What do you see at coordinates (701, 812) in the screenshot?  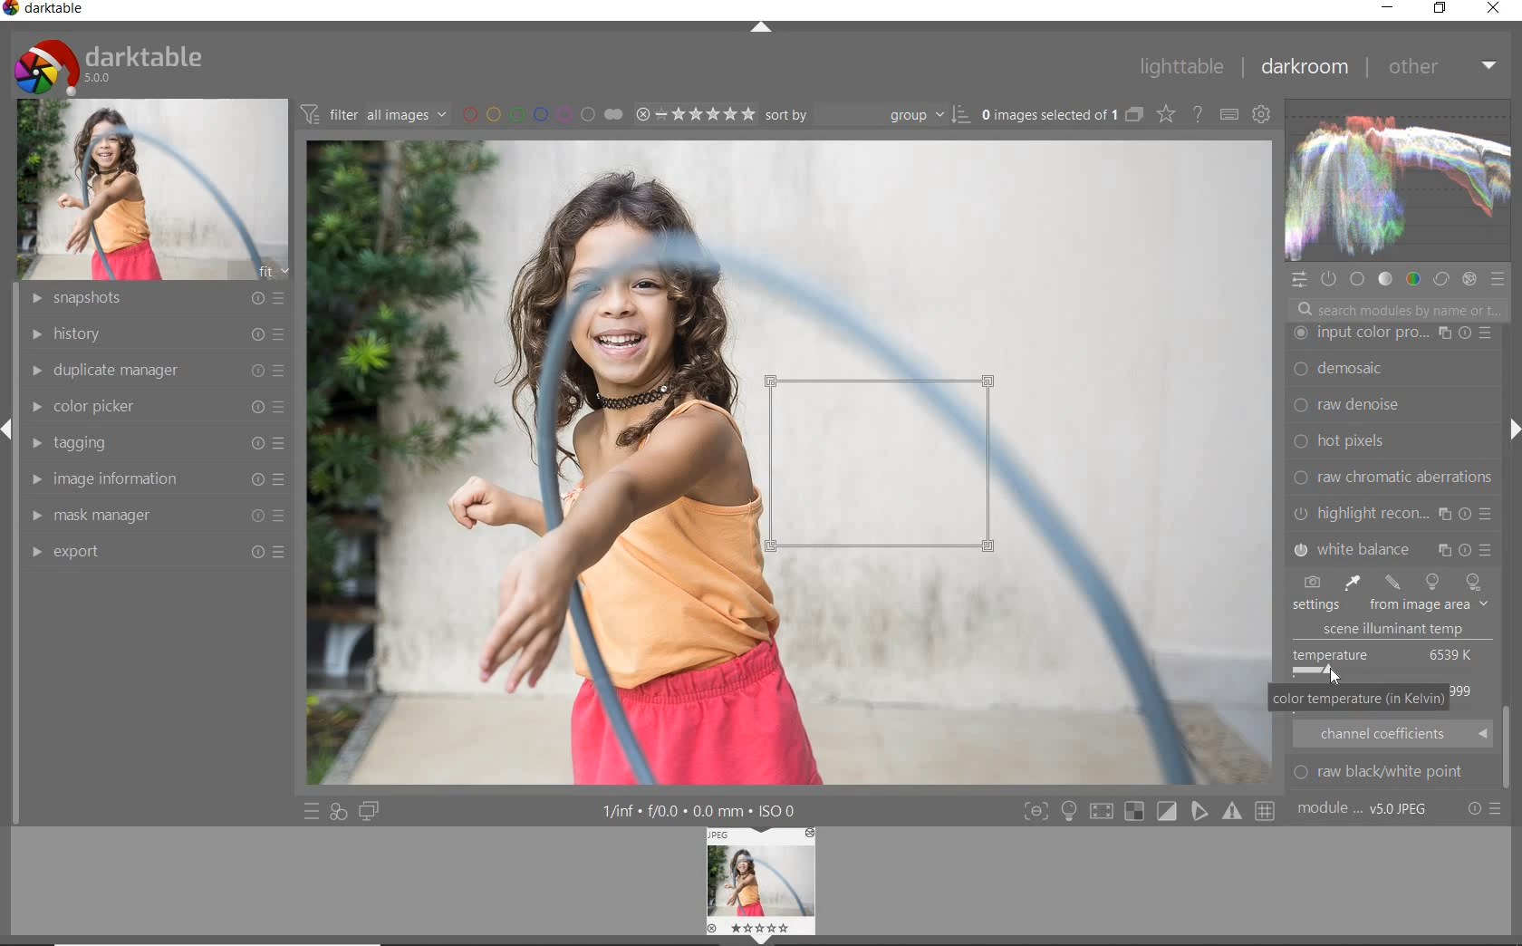 I see `other interface details` at bounding box center [701, 812].